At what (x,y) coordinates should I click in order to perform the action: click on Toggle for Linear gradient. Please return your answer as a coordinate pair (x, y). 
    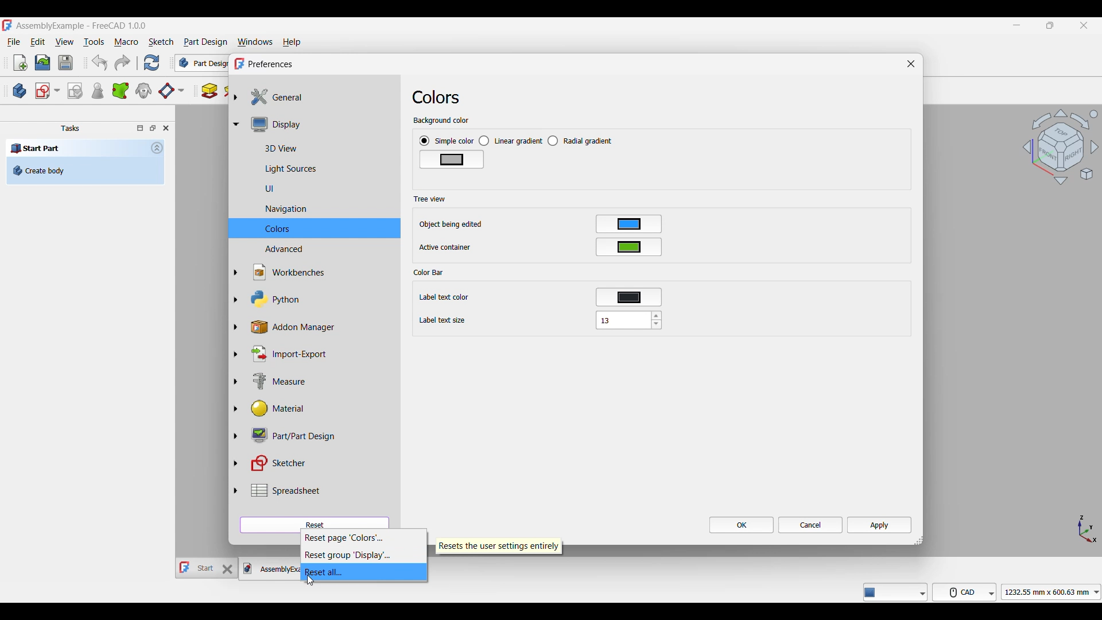
    Looking at the image, I should click on (511, 141).